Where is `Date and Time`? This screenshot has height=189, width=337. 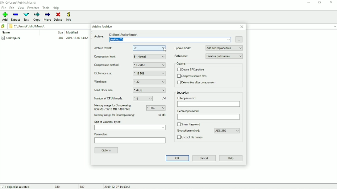 Date and Time is located at coordinates (119, 186).